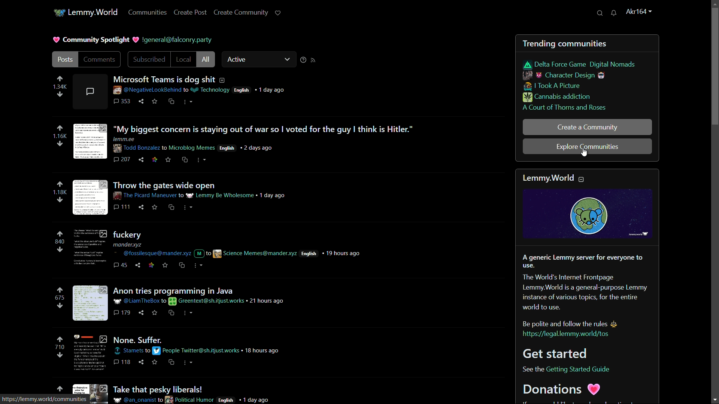 Image resolution: width=719 pixels, height=404 pixels. I want to click on image, so click(91, 352).